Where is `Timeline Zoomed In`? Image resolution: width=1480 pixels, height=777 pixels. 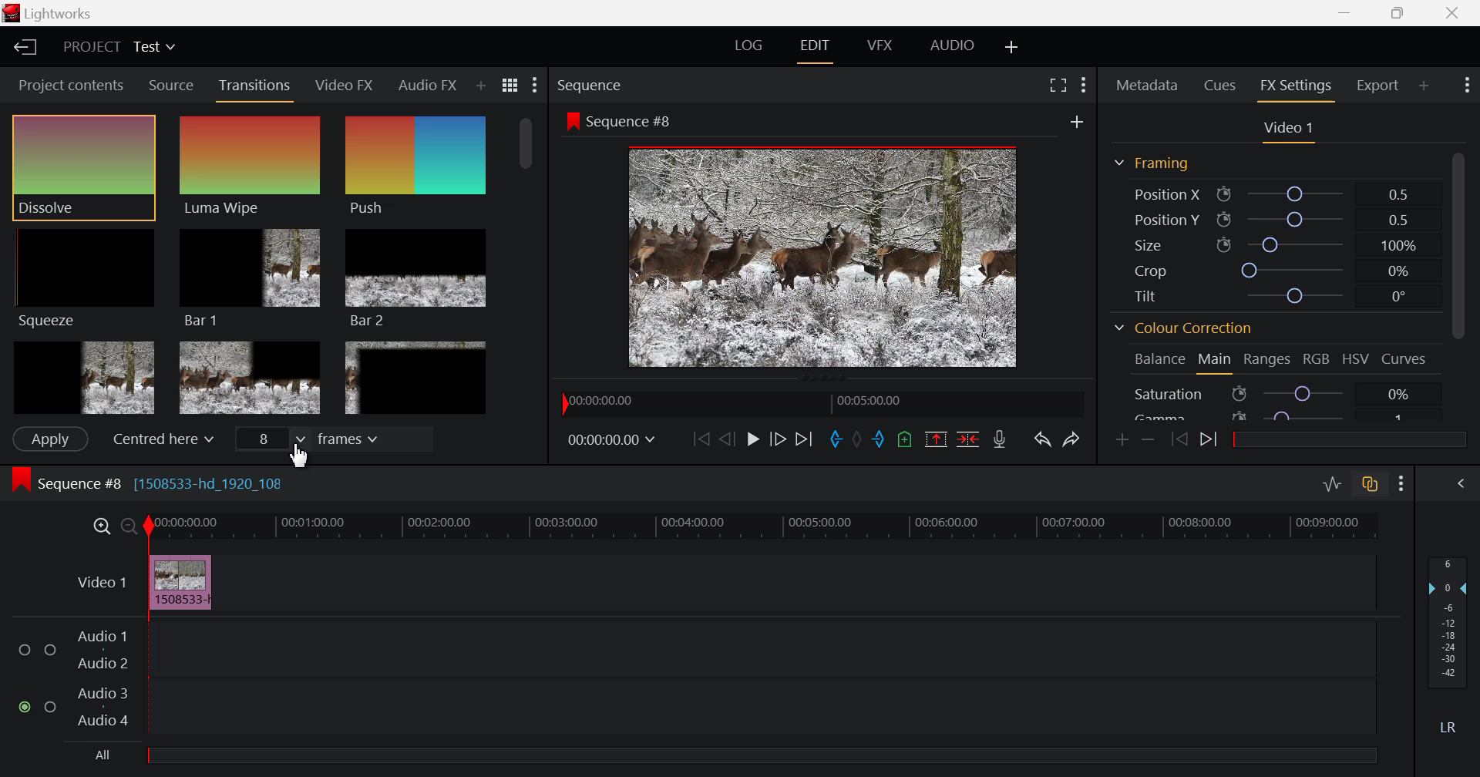
Timeline Zoomed In is located at coordinates (101, 528).